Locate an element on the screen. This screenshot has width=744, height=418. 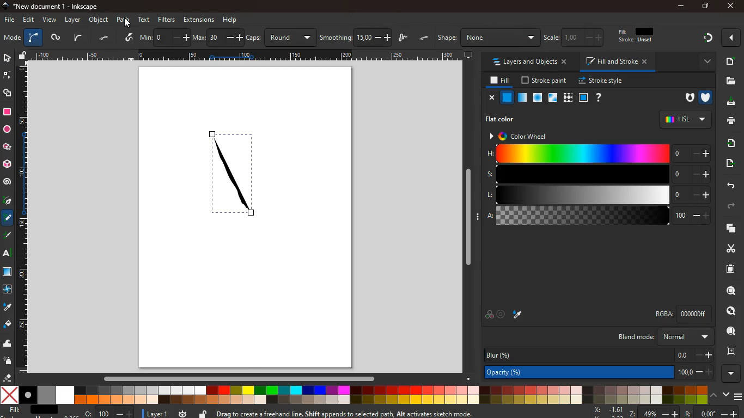
more is located at coordinates (705, 62).